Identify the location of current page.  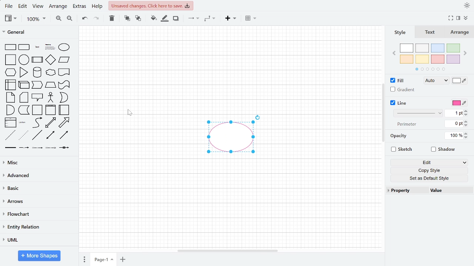
(103, 260).